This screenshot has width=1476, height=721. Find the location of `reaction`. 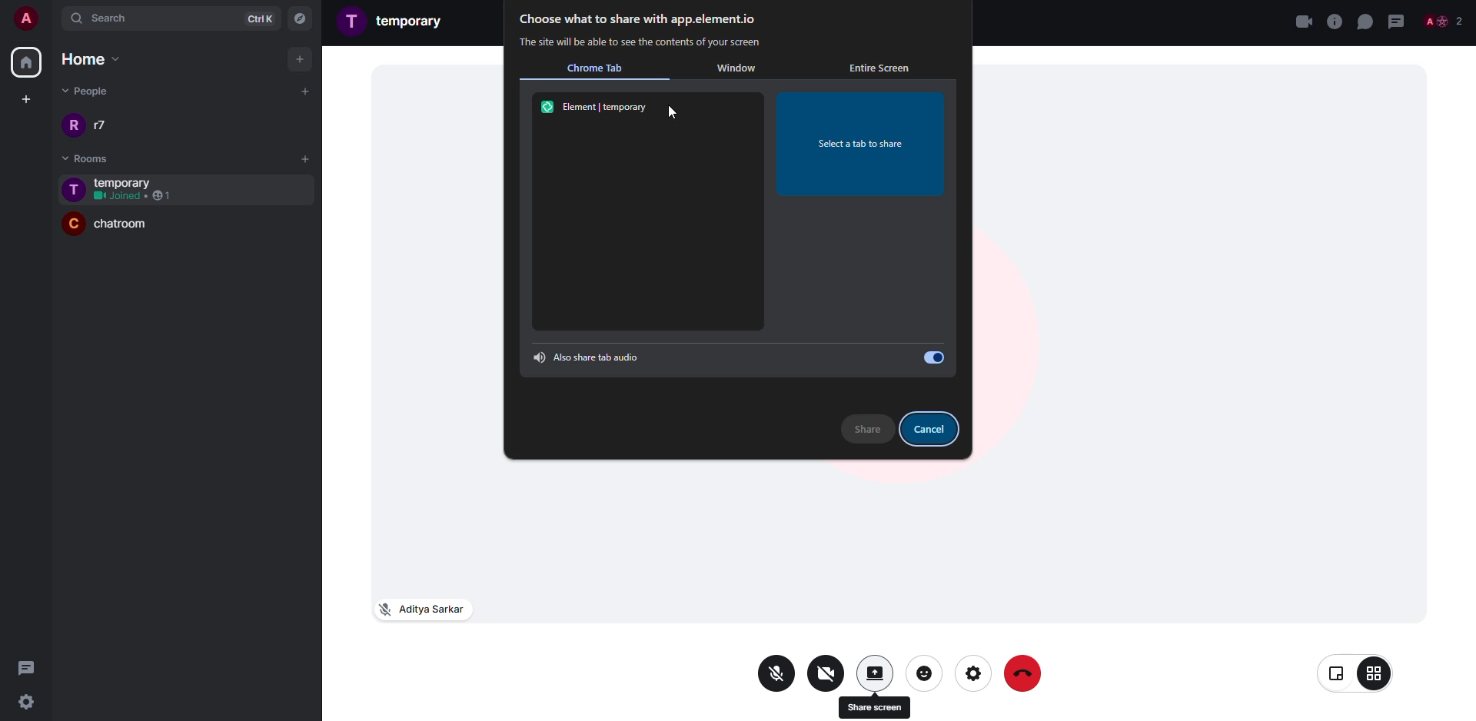

reaction is located at coordinates (925, 672).